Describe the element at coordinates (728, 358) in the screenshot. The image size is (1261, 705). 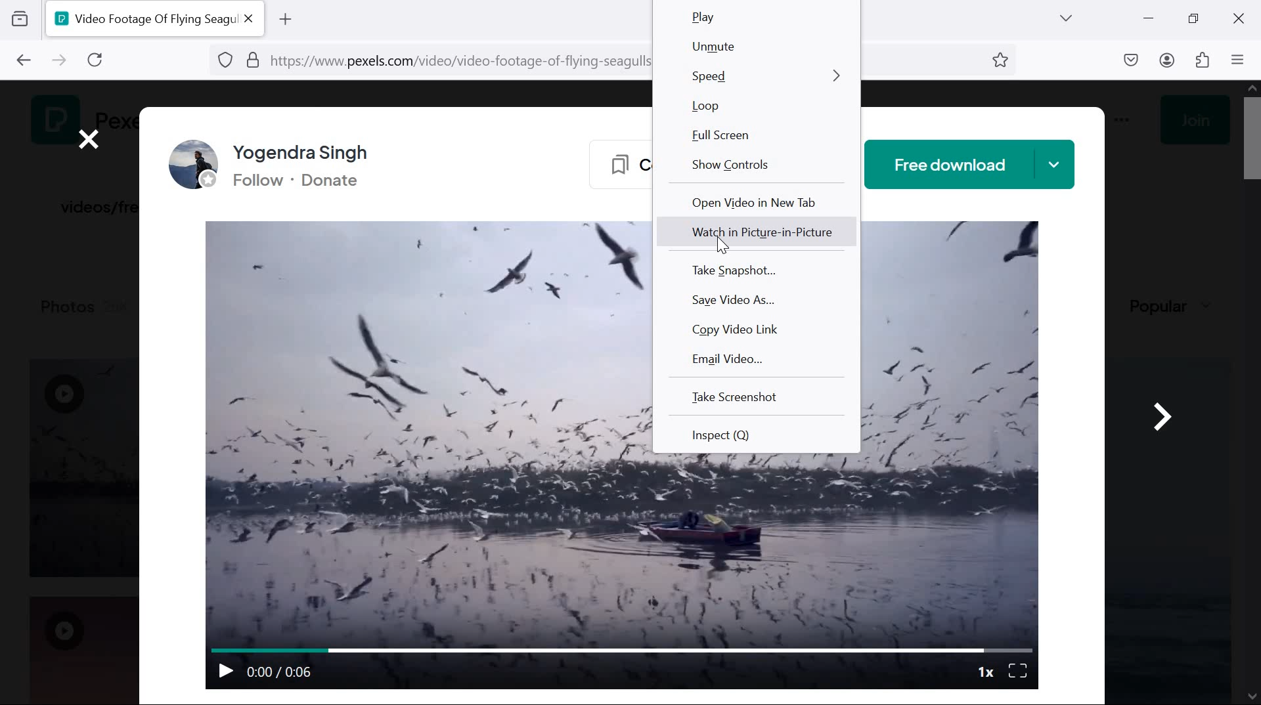
I see `email video` at that location.